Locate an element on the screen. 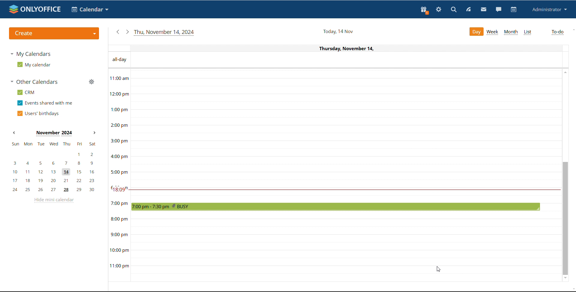 Image resolution: width=576 pixels, height=292 pixels. current month is located at coordinates (54, 133).